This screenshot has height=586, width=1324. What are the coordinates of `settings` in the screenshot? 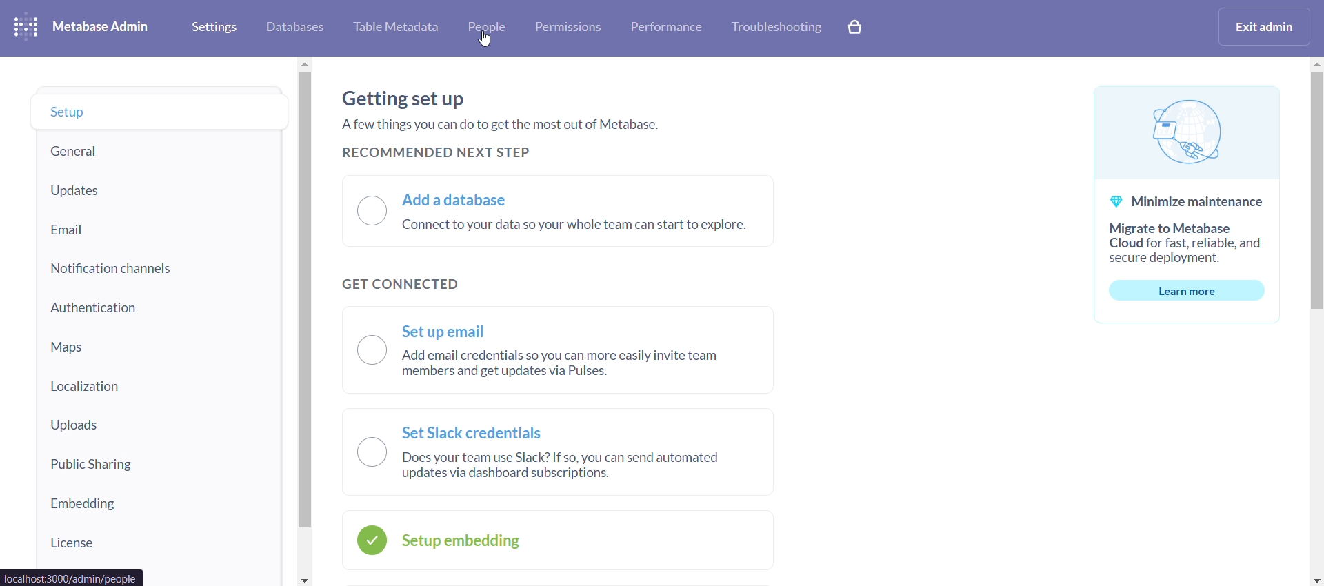 It's located at (212, 26).